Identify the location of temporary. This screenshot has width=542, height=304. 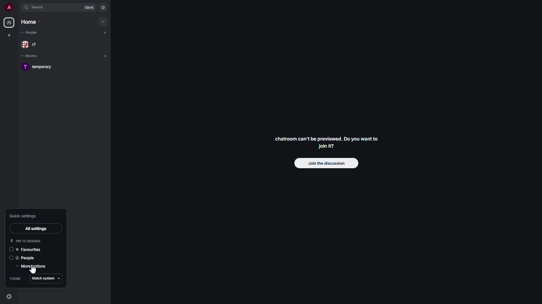
(40, 66).